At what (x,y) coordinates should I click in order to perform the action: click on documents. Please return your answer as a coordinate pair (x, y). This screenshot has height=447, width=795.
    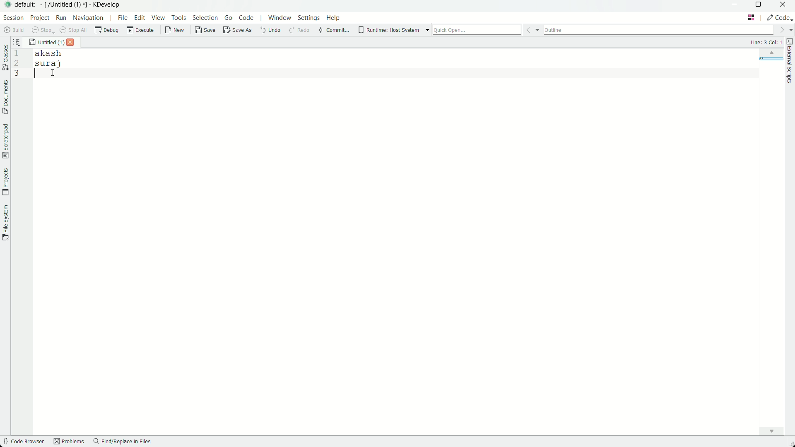
    Looking at the image, I should click on (5, 97).